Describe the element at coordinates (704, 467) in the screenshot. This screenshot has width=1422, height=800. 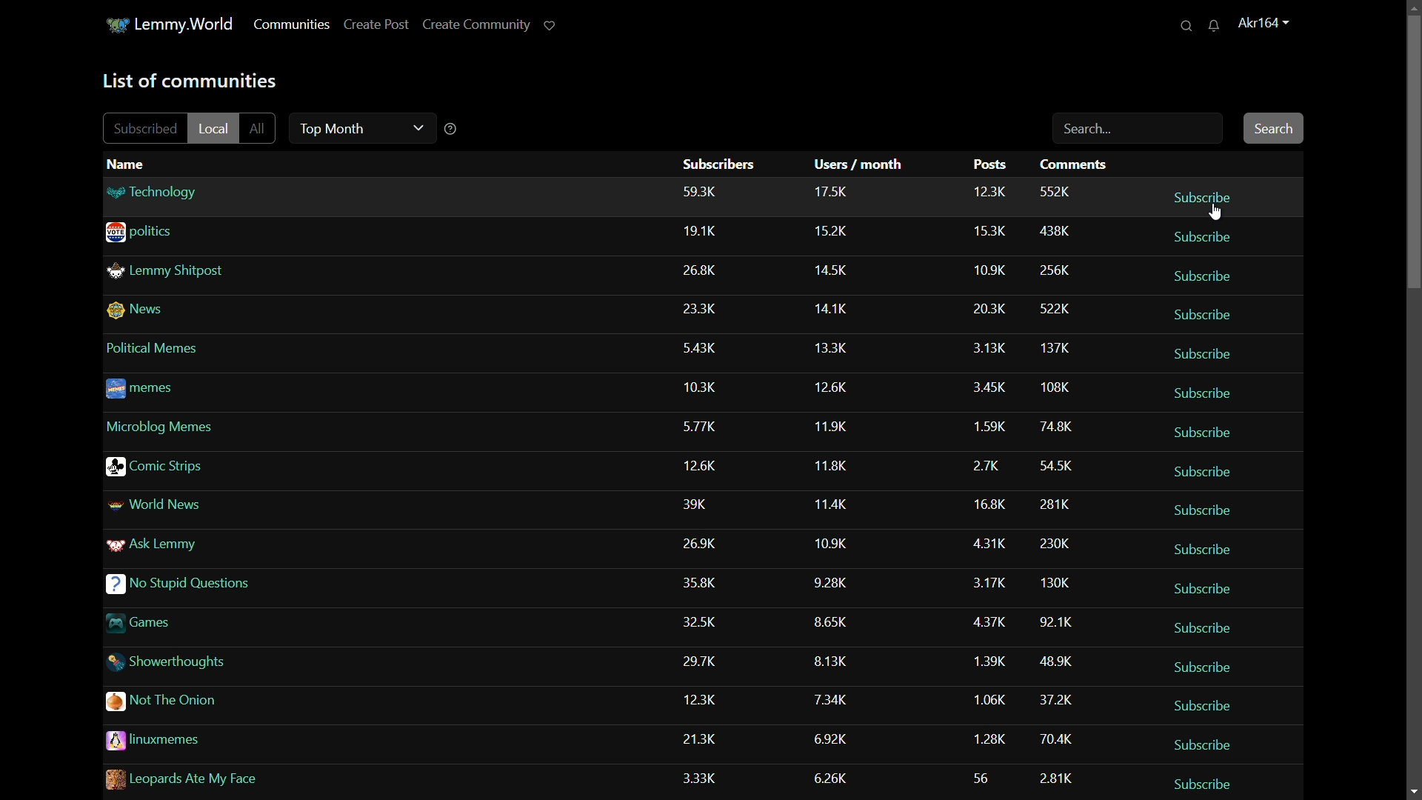
I see `subscribers` at that location.